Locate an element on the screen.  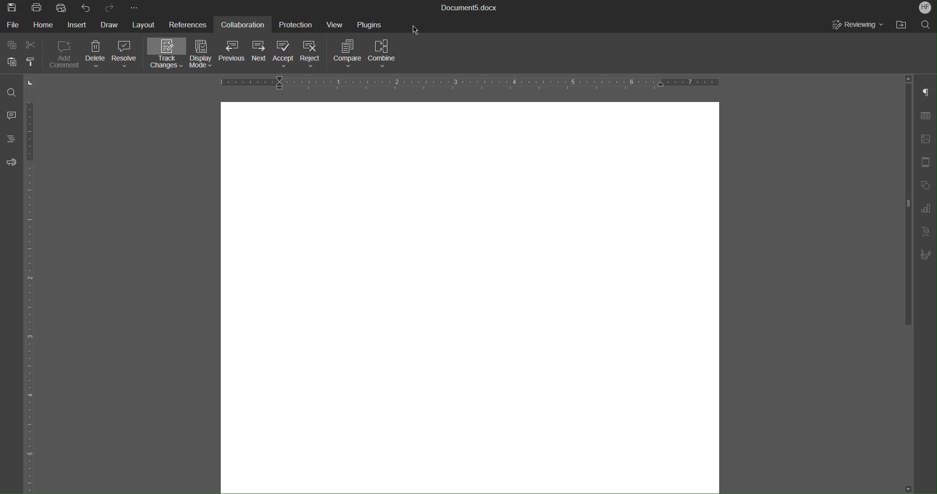
vertical scroll bar is located at coordinates (911, 204).